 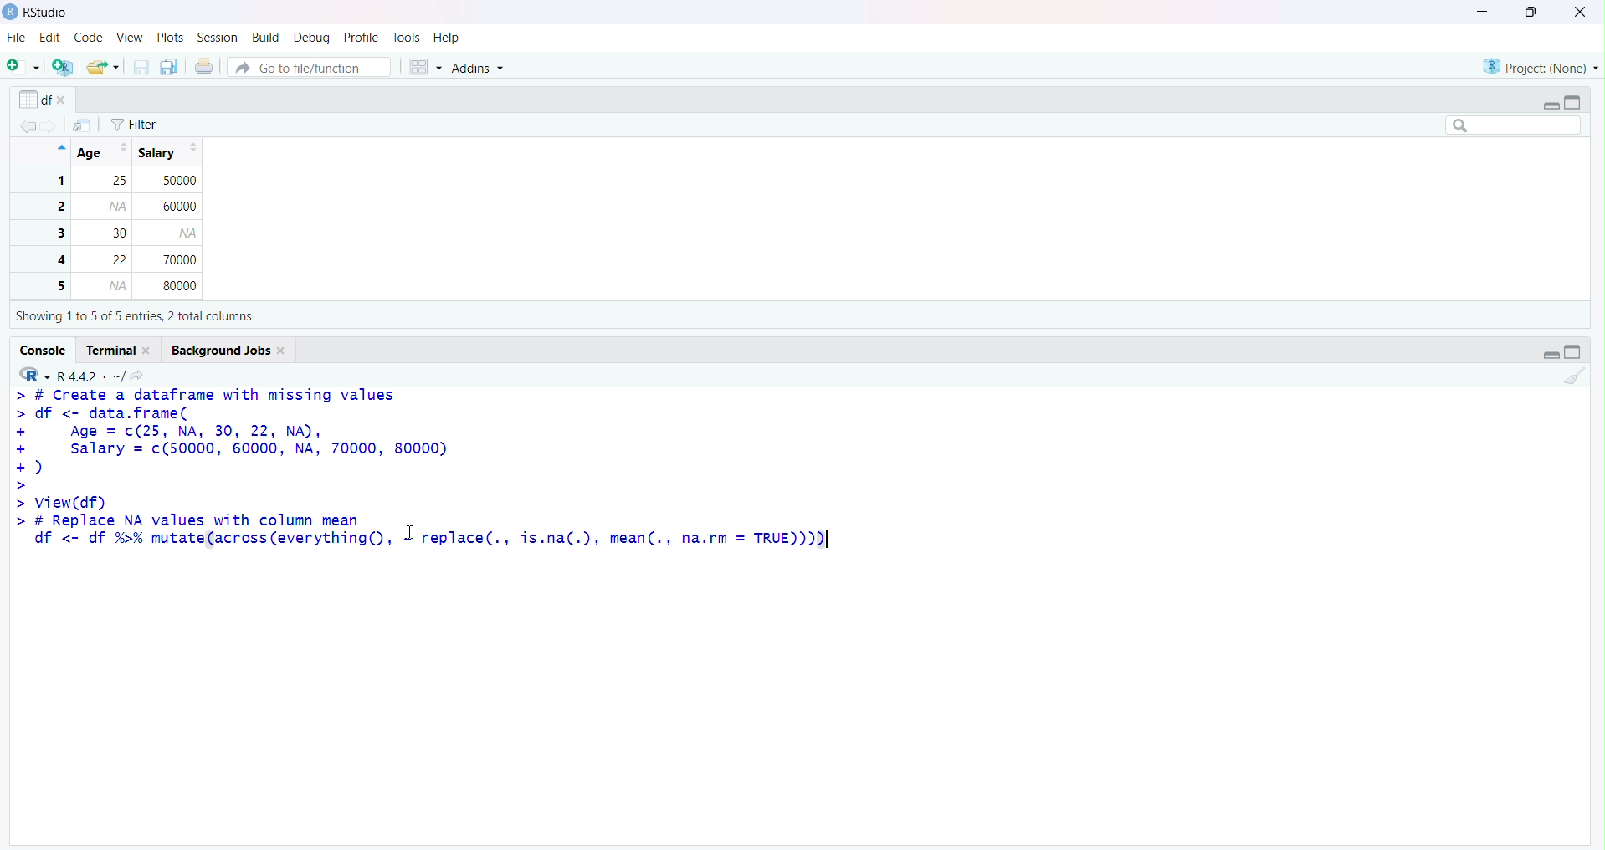 I want to click on View, so click(x=128, y=38).